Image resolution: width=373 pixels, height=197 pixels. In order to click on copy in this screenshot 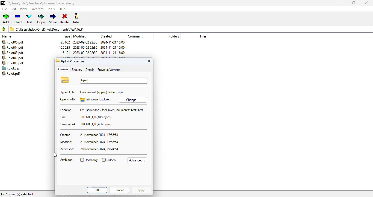, I will do `click(41, 19)`.